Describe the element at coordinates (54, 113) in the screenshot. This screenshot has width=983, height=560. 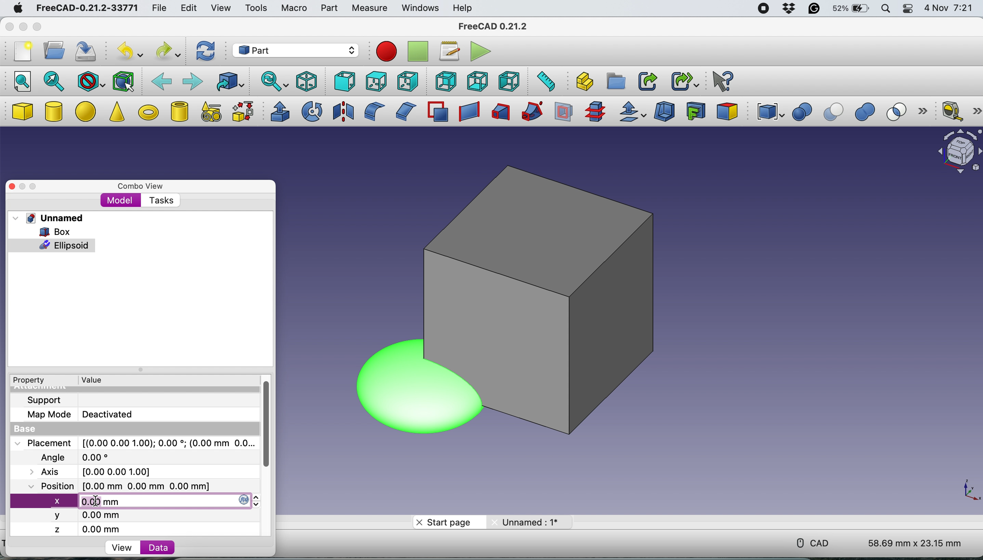
I see `cylinder` at that location.